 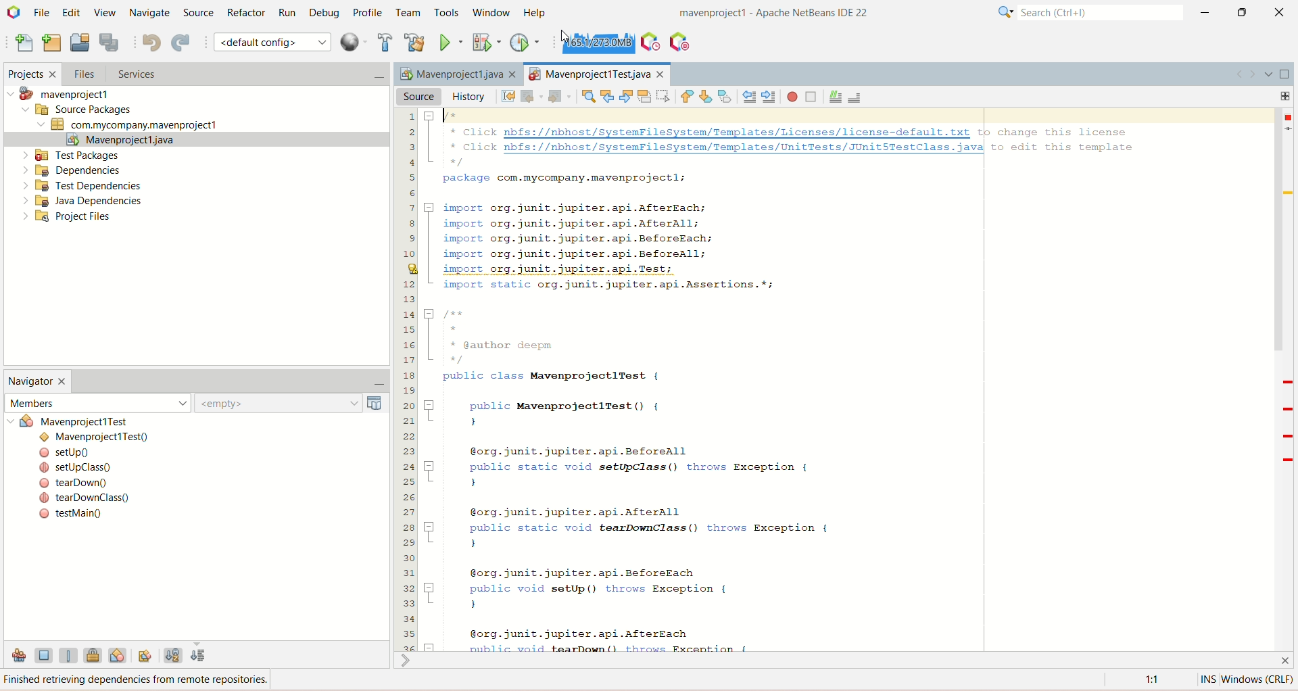 I want to click on show field, so click(x=44, y=654).